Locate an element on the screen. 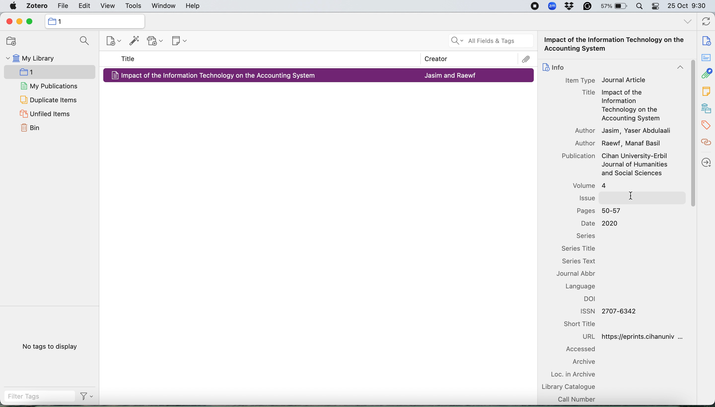 This screenshot has height=407, width=715. system logo is located at coordinates (12, 6).